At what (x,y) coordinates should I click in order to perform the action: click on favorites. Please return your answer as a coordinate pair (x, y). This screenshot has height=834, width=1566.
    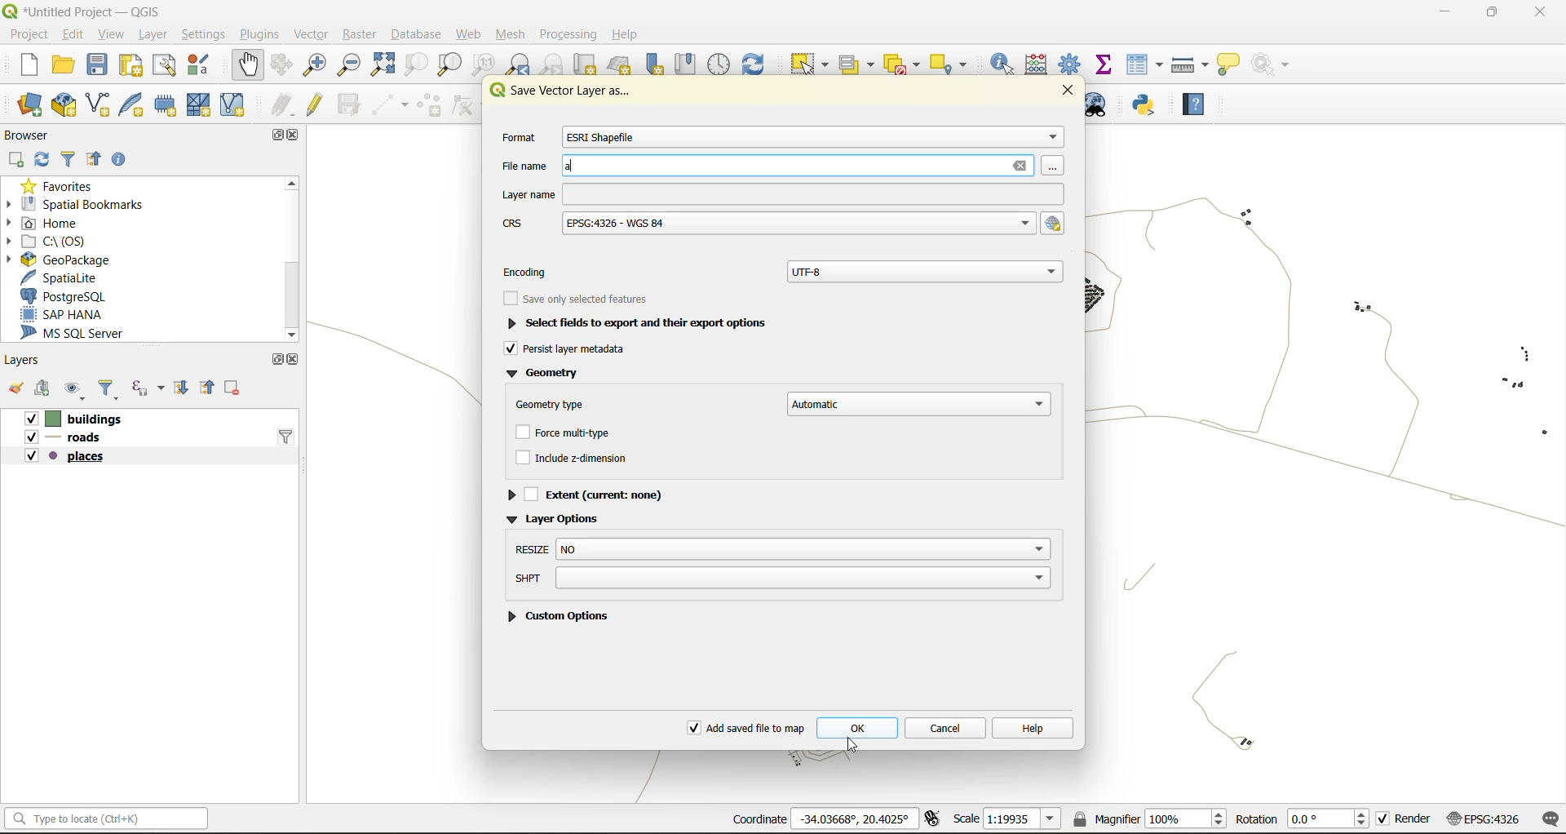
    Looking at the image, I should click on (64, 182).